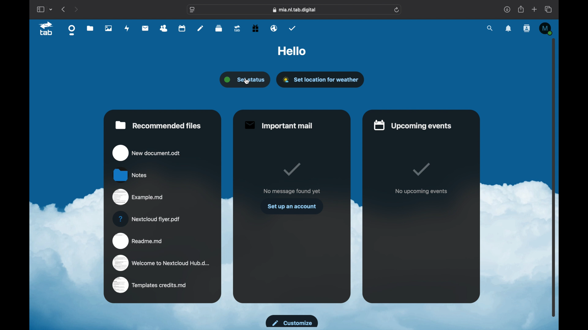 The image size is (588, 330). I want to click on photos, so click(108, 28).